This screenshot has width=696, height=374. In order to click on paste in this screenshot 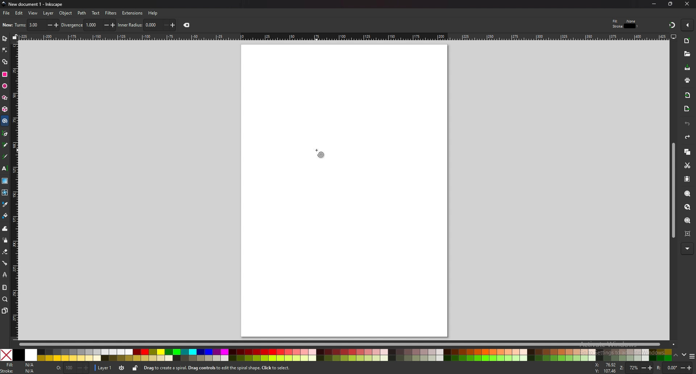, I will do `click(687, 179)`.